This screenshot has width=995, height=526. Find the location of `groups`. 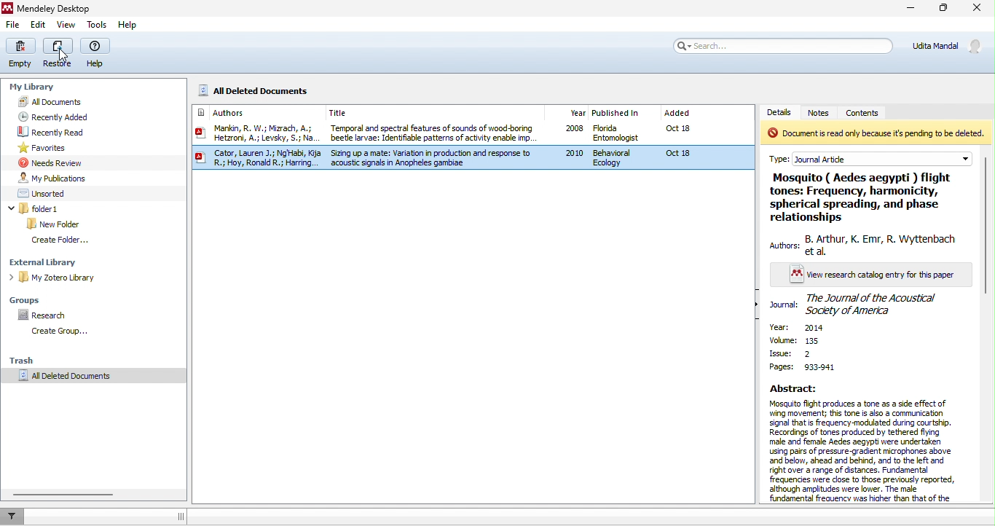

groups is located at coordinates (28, 298).